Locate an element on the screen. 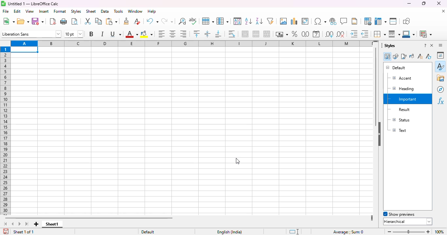 The width and height of the screenshot is (447, 235). sheet is located at coordinates (91, 11).